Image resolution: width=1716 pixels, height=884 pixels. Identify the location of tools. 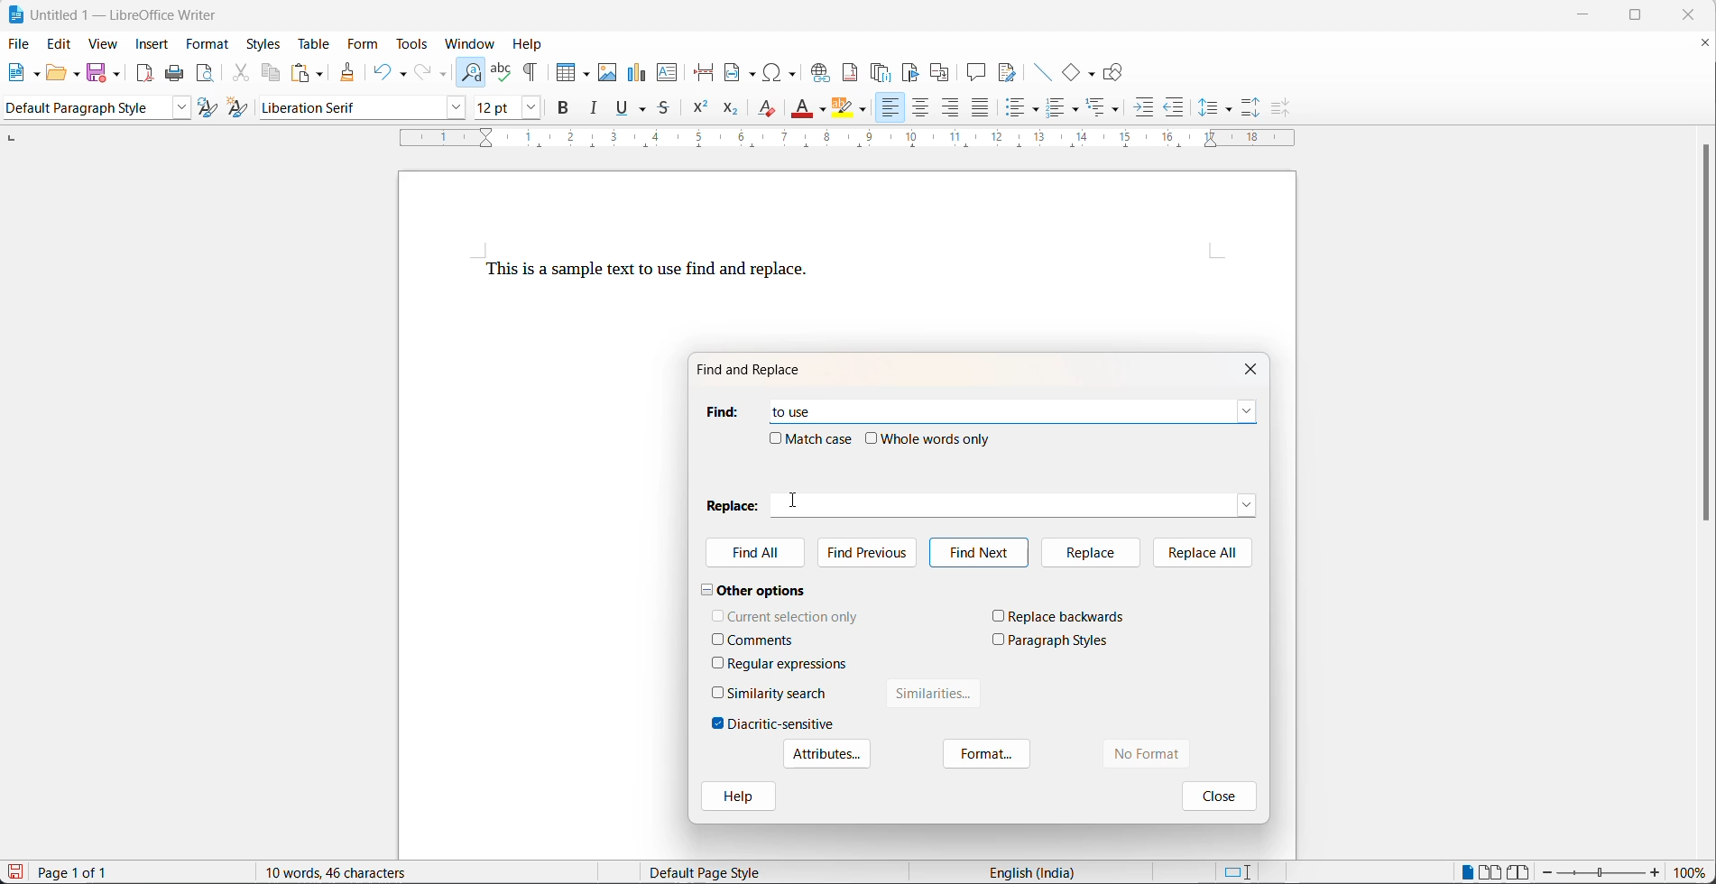
(415, 44).